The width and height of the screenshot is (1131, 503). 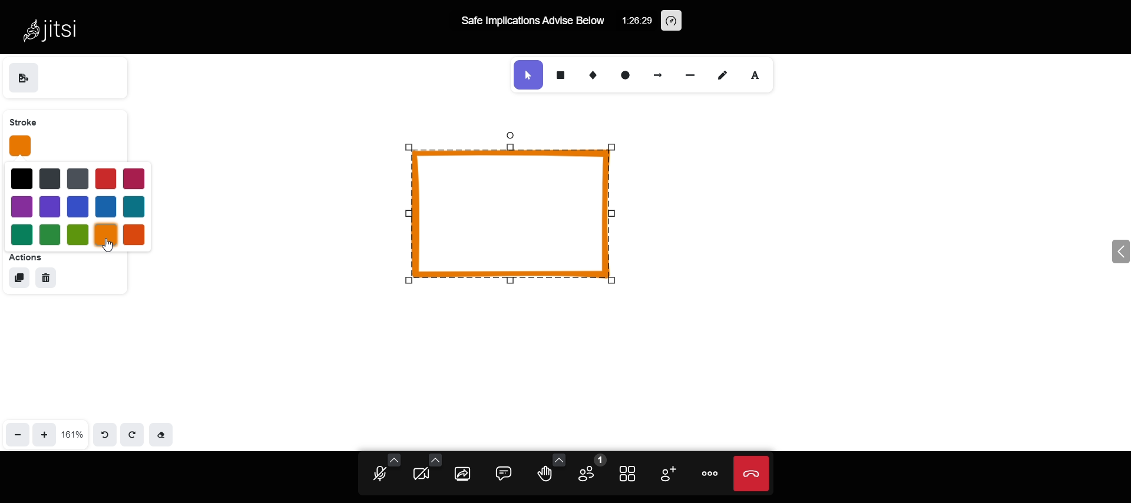 I want to click on delete, so click(x=46, y=276).